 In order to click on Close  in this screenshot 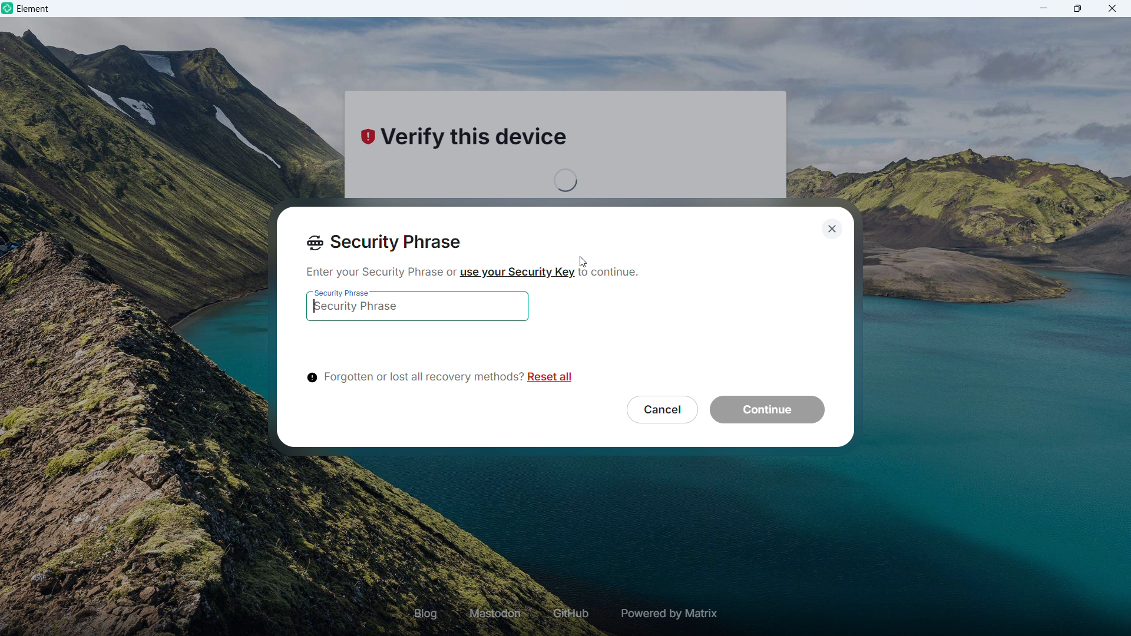, I will do `click(831, 227)`.